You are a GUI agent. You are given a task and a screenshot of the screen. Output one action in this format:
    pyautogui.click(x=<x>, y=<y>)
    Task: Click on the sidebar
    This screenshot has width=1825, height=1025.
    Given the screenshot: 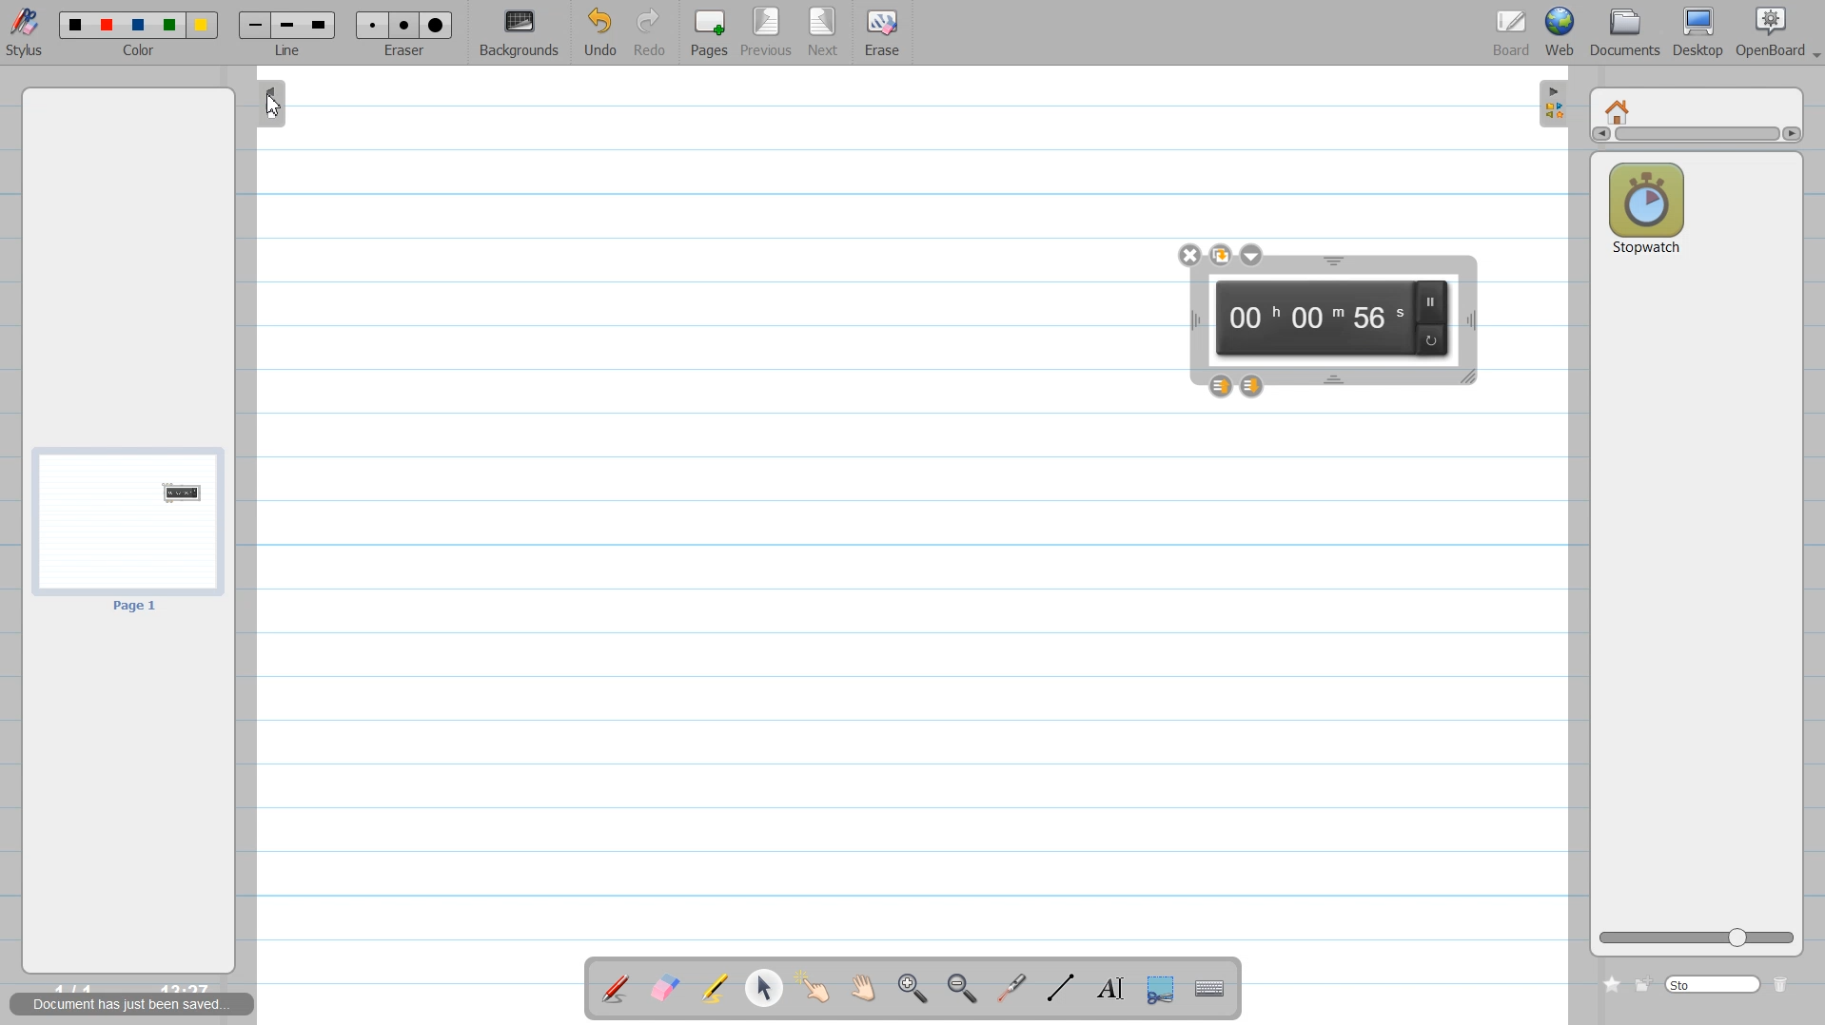 What is the action you would take?
    pyautogui.click(x=273, y=106)
    